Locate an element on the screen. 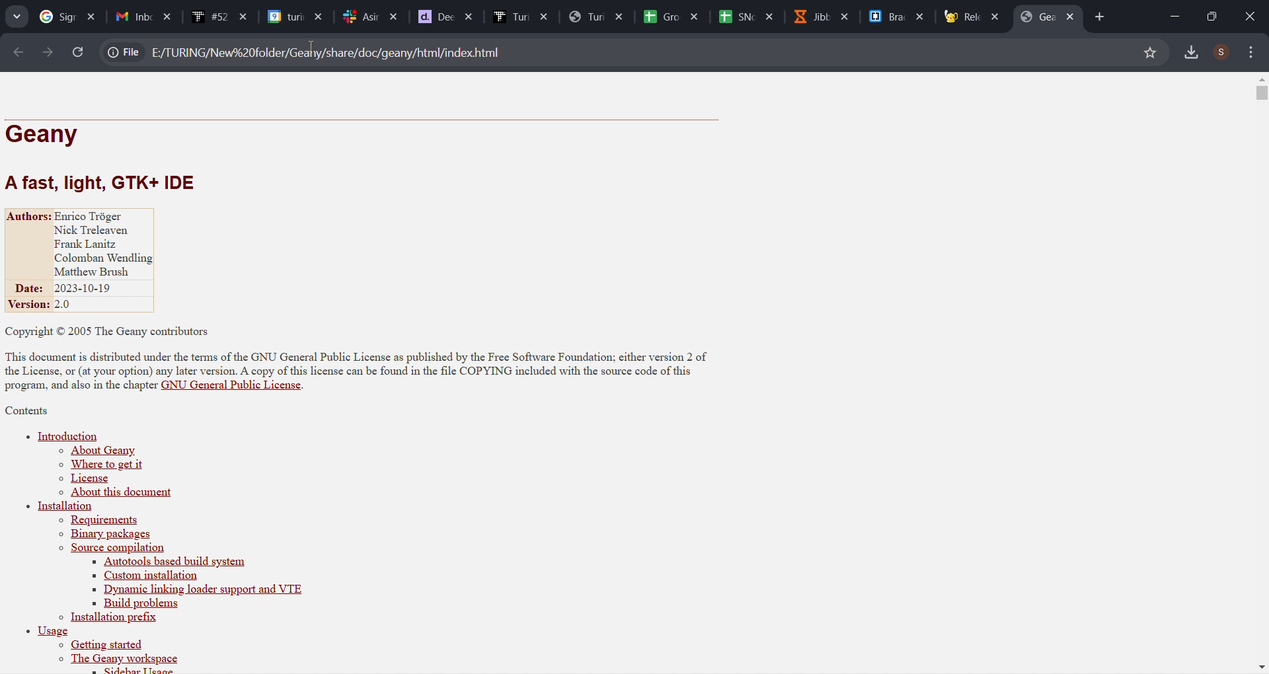  tab dropdown is located at coordinates (17, 17).